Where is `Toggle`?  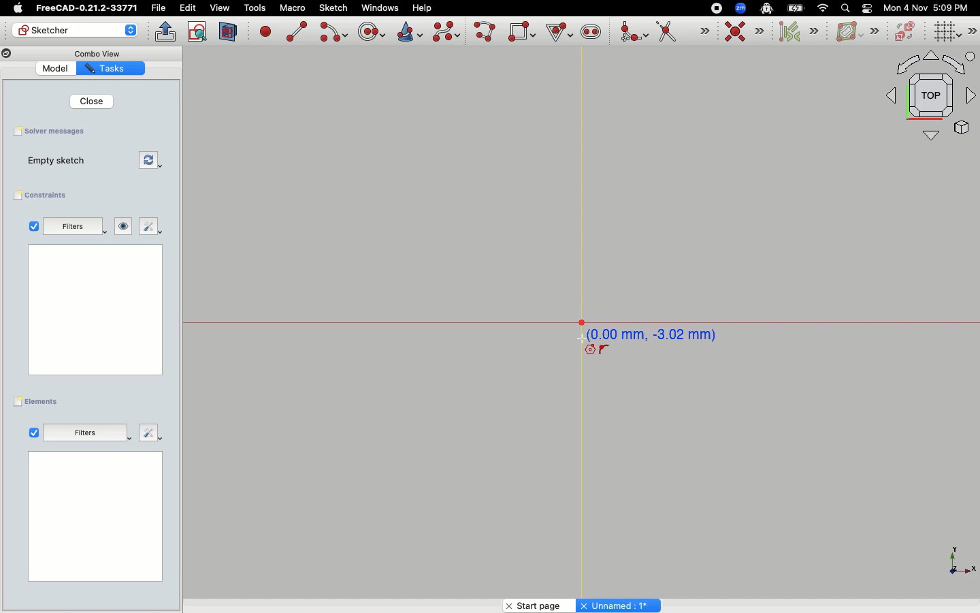
Toggle is located at coordinates (867, 8).